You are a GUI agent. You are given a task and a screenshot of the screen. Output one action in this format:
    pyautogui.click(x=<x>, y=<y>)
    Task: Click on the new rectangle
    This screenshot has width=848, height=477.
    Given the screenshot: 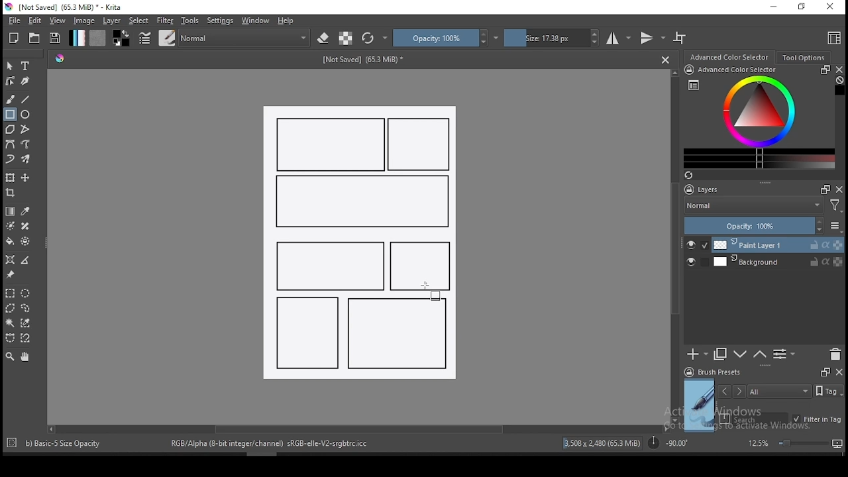 What is the action you would take?
    pyautogui.click(x=420, y=266)
    